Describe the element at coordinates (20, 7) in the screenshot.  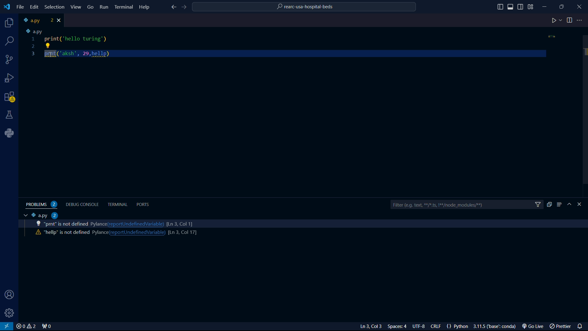
I see `file` at that location.